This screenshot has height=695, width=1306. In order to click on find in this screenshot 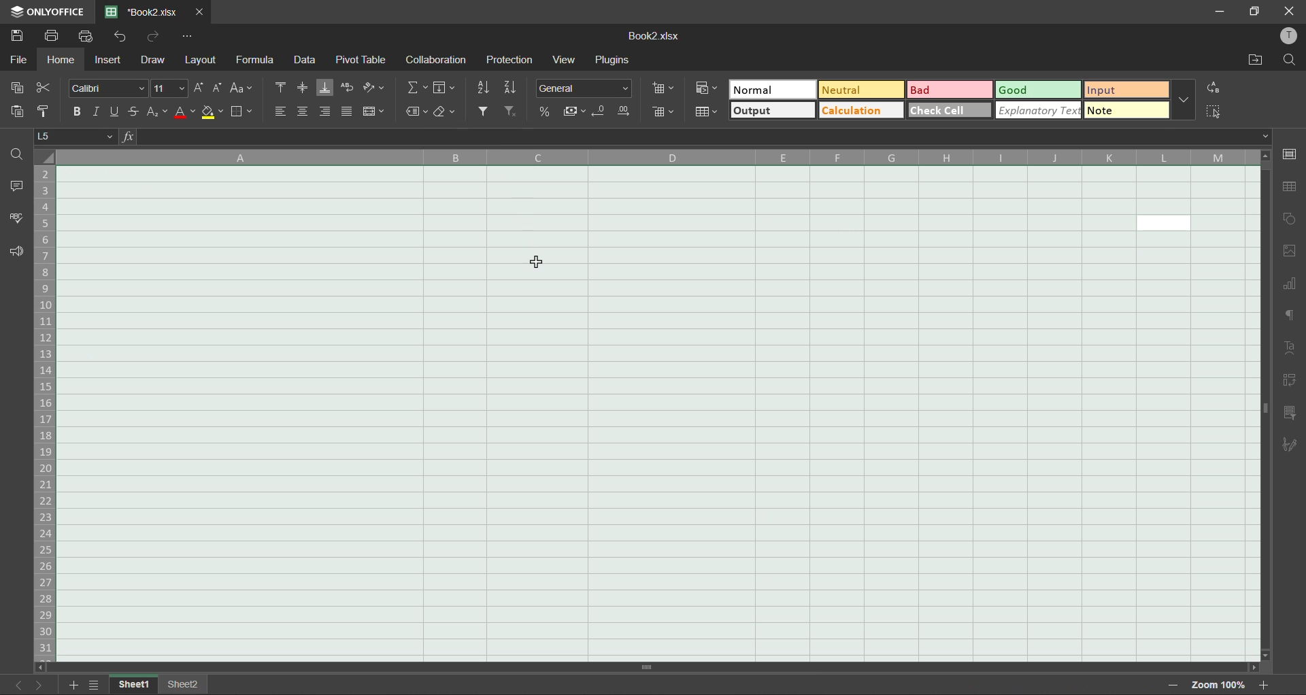, I will do `click(1291, 60)`.